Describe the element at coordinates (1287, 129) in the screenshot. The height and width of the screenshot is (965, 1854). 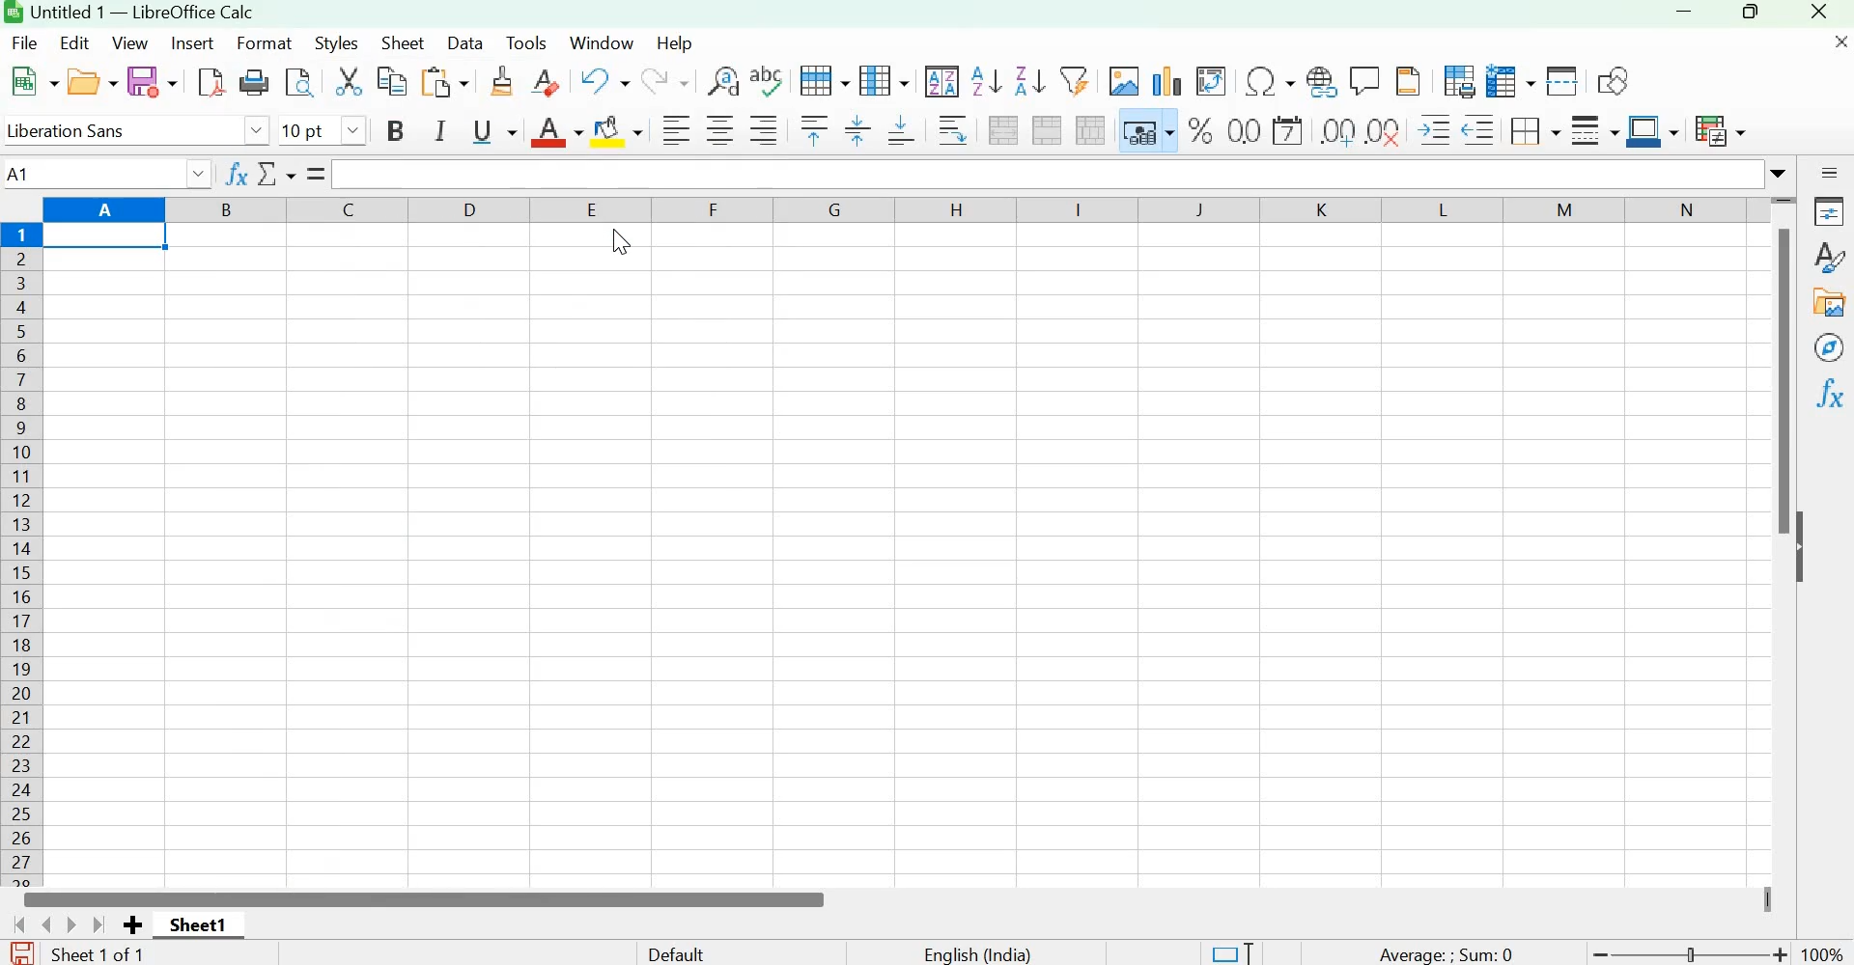
I see `Format as date` at that location.